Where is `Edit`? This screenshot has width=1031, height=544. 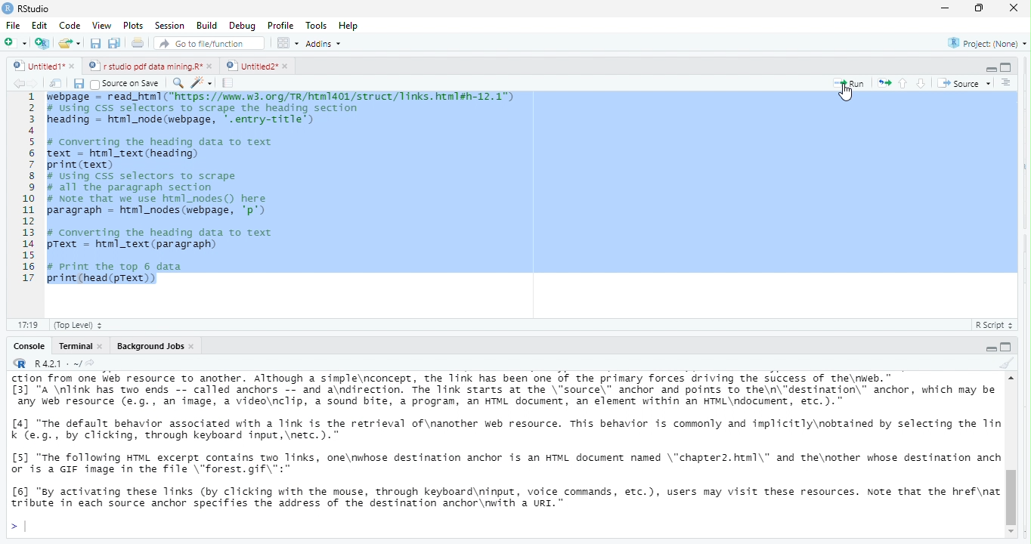
Edit is located at coordinates (40, 25).